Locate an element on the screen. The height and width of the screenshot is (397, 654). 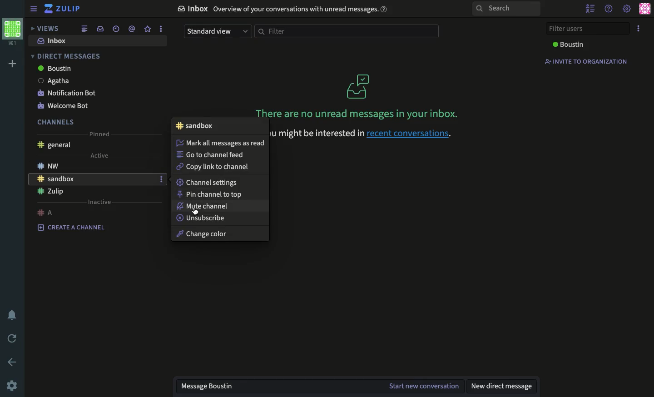
pin channel to top is located at coordinates (210, 195).